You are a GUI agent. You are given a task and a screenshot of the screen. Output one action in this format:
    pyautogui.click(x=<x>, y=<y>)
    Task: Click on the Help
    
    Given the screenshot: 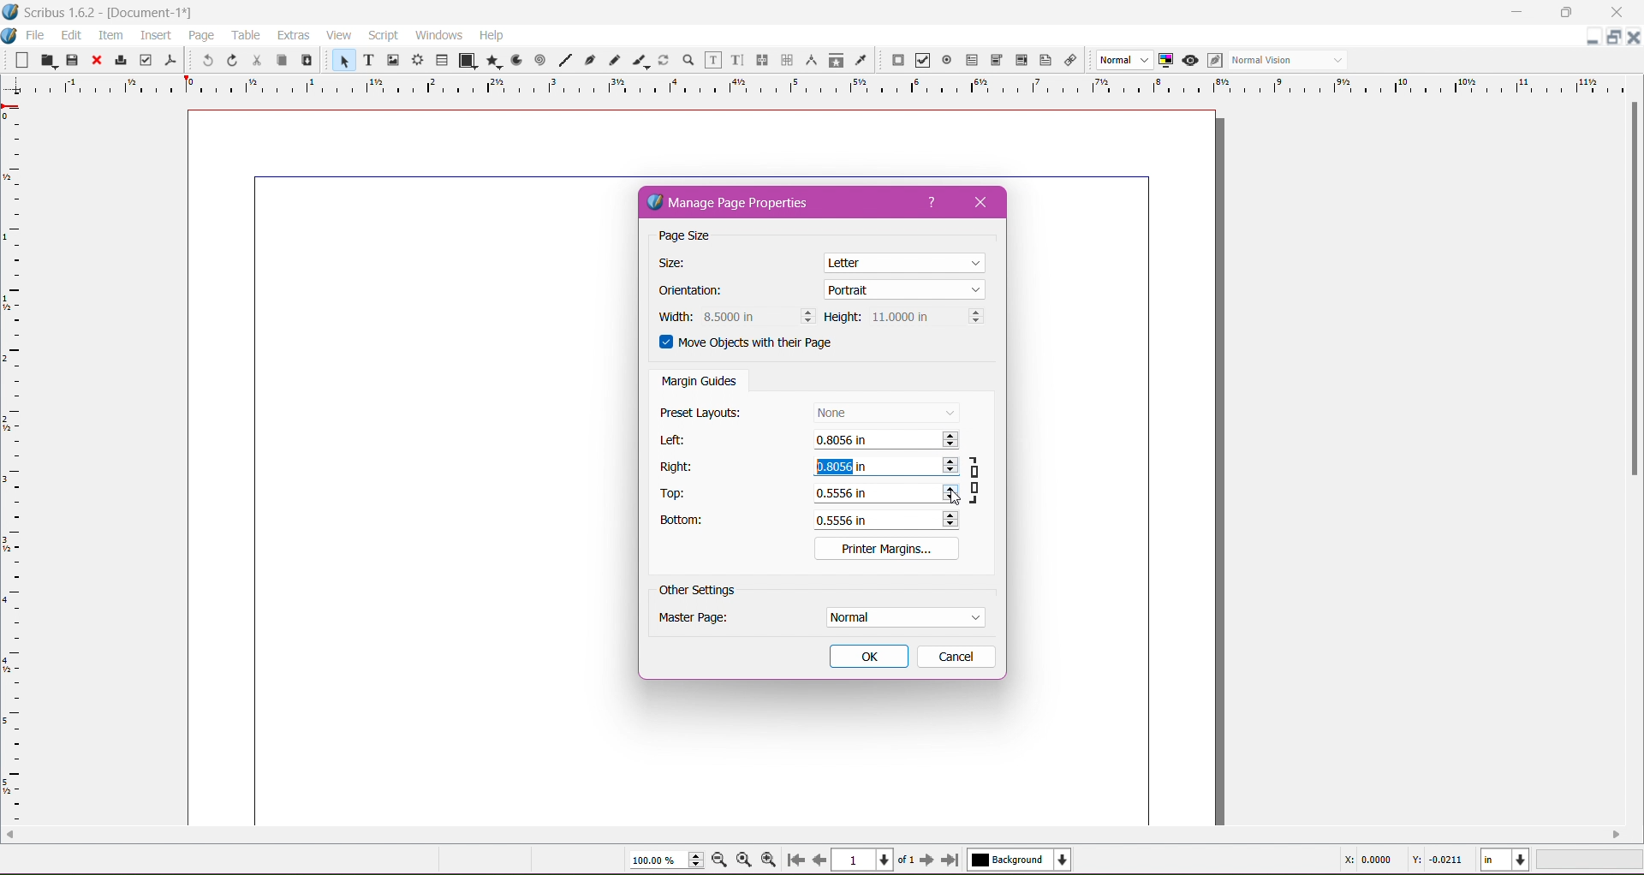 What is the action you would take?
    pyautogui.click(x=932, y=203)
    